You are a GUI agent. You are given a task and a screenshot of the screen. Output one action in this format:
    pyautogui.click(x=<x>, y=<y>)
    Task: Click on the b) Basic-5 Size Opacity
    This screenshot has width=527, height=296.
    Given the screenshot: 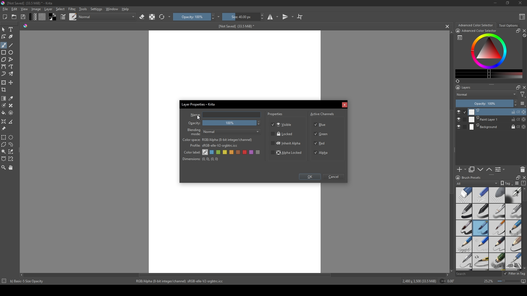 What is the action you would take?
    pyautogui.click(x=28, y=281)
    